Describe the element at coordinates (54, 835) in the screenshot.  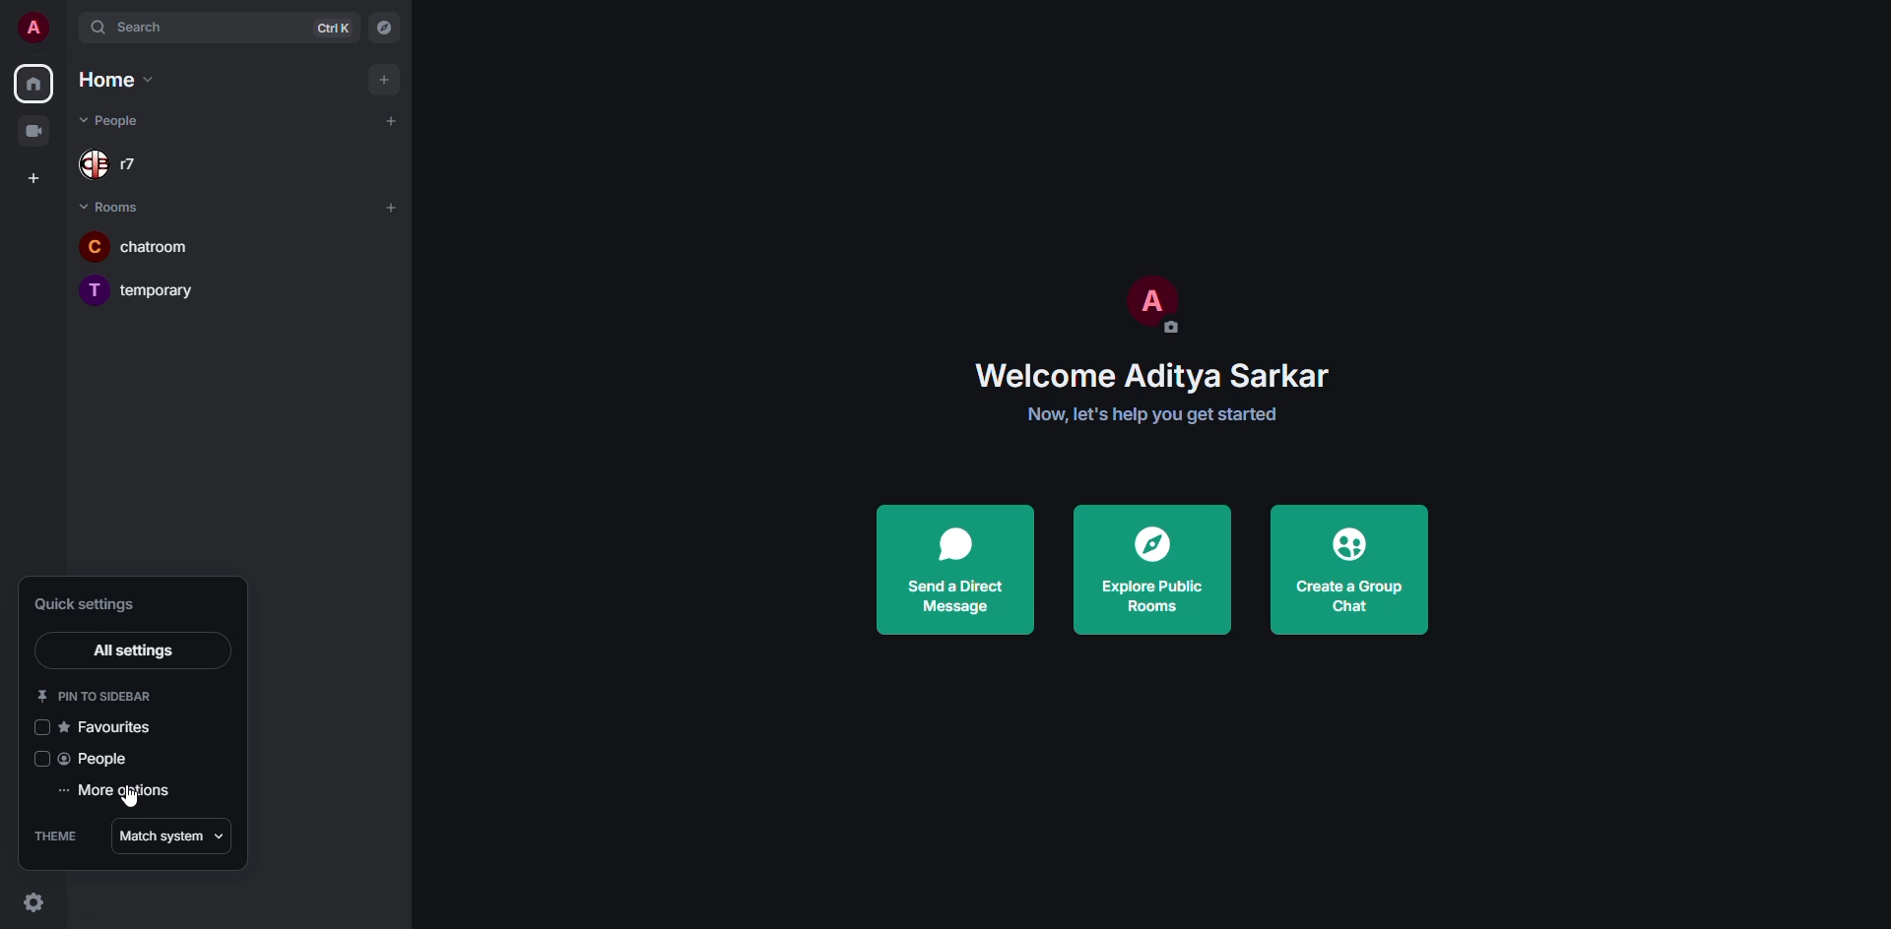
I see `theme` at that location.